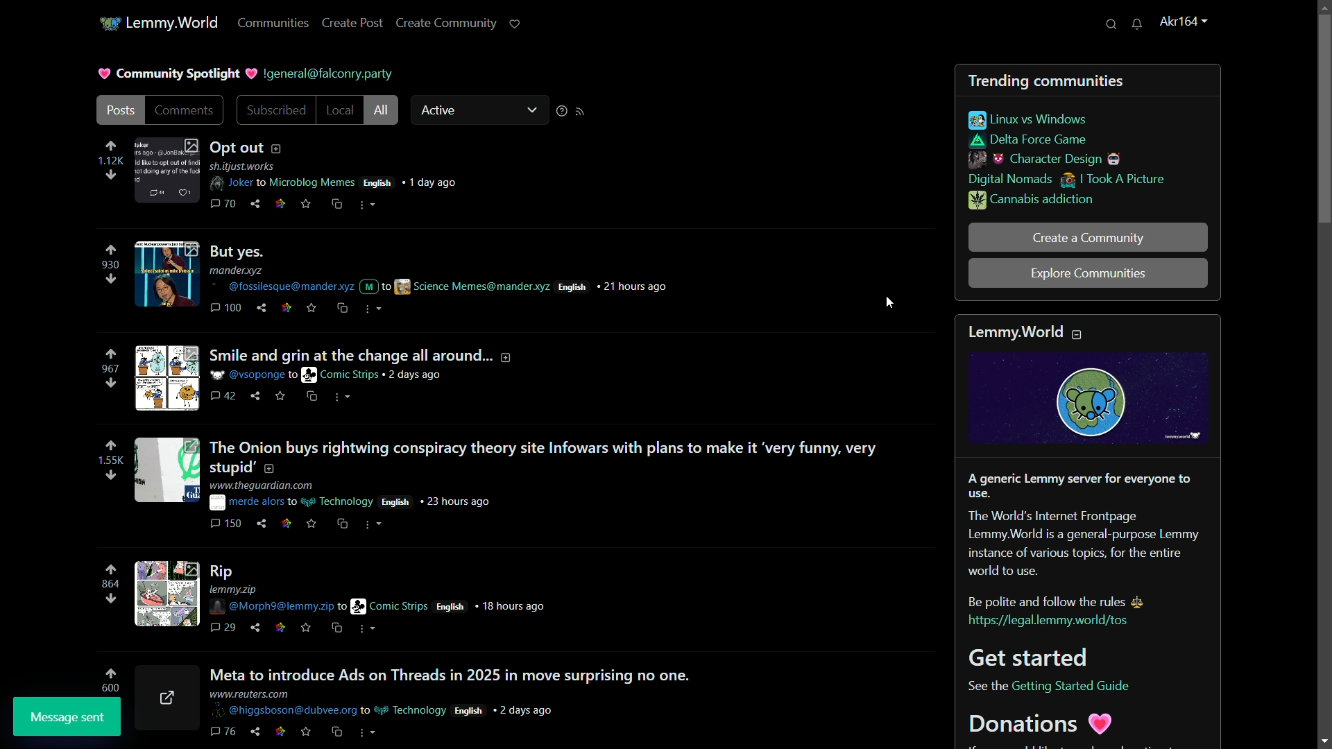 Image resolution: width=1332 pixels, height=749 pixels. What do you see at coordinates (226, 626) in the screenshot?
I see `comments` at bounding box center [226, 626].